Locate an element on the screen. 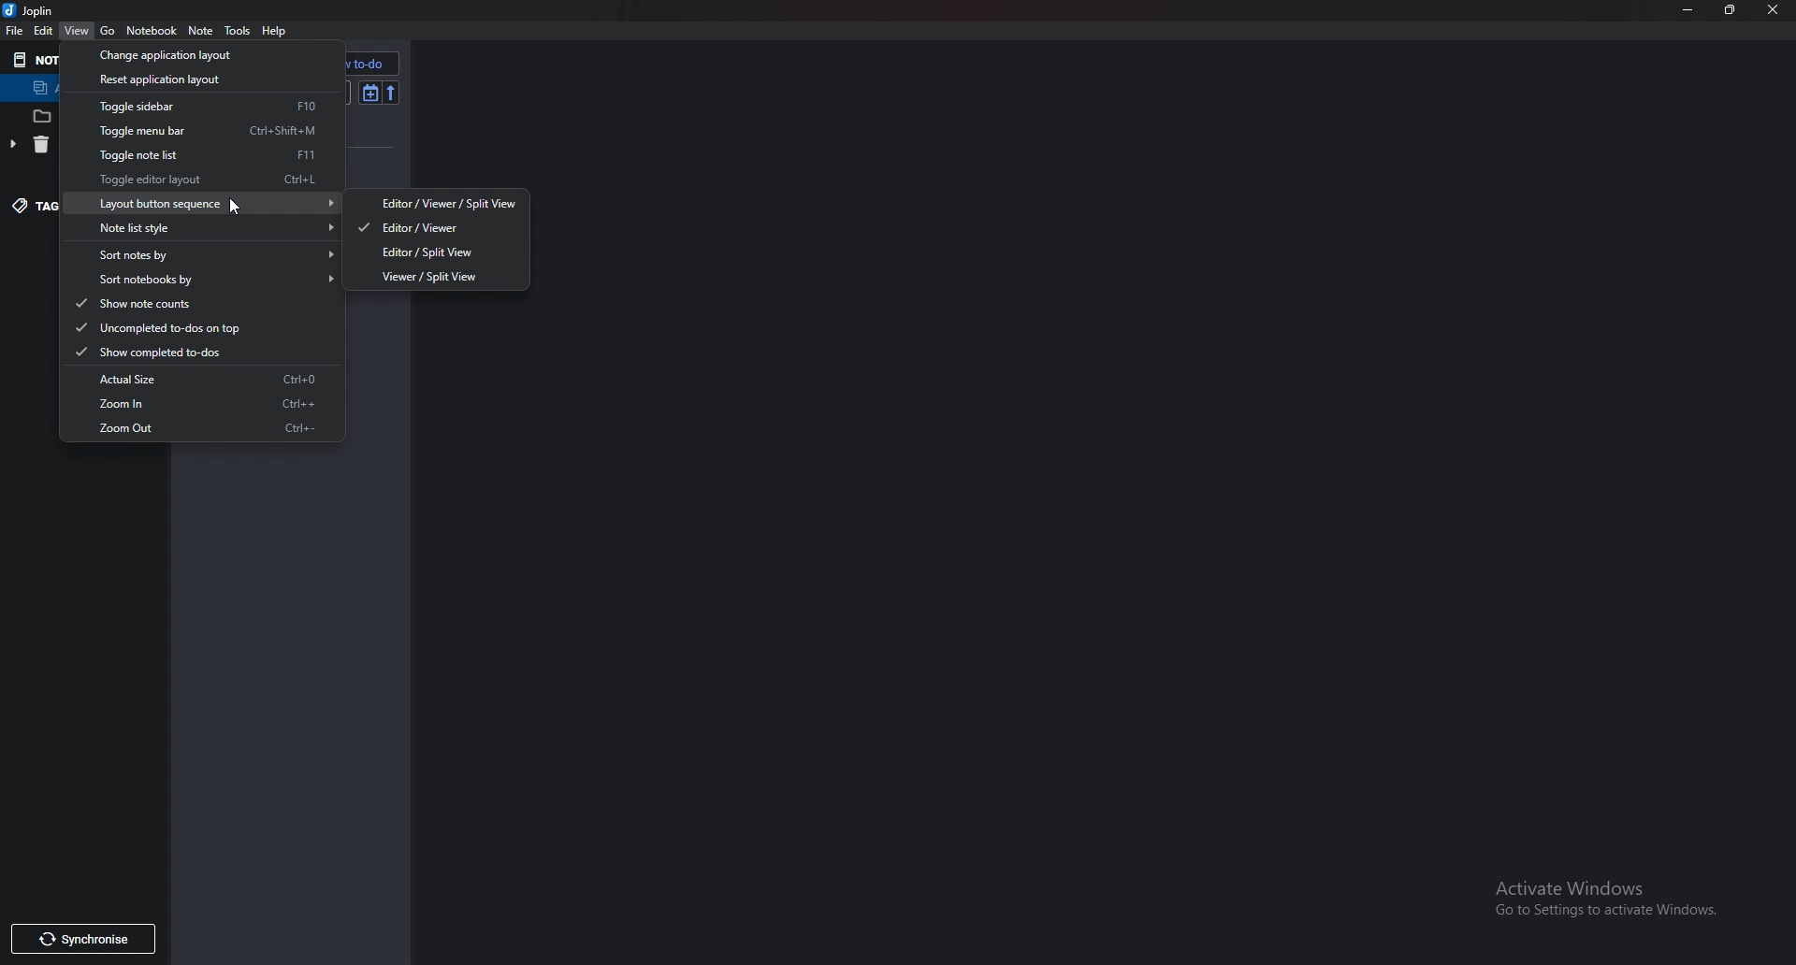 The height and width of the screenshot is (965, 1796). Zoom out is located at coordinates (207, 426).